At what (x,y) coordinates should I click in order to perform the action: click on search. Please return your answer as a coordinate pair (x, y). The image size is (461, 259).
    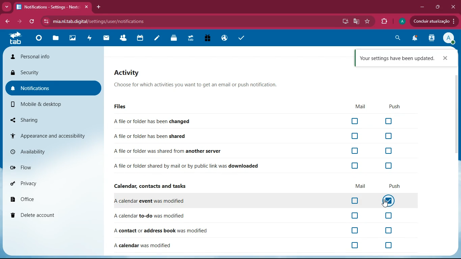
    Looking at the image, I should click on (399, 38).